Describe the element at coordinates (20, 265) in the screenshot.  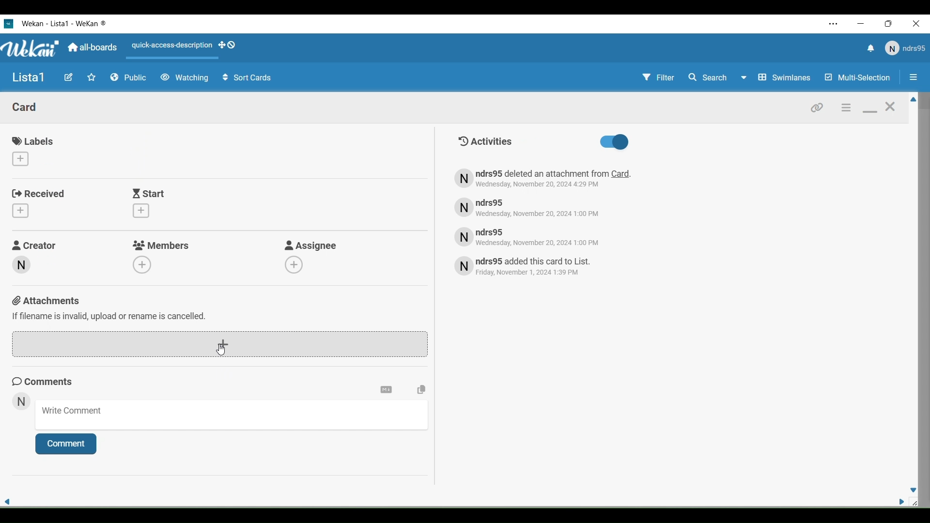
I see `Creator` at that location.